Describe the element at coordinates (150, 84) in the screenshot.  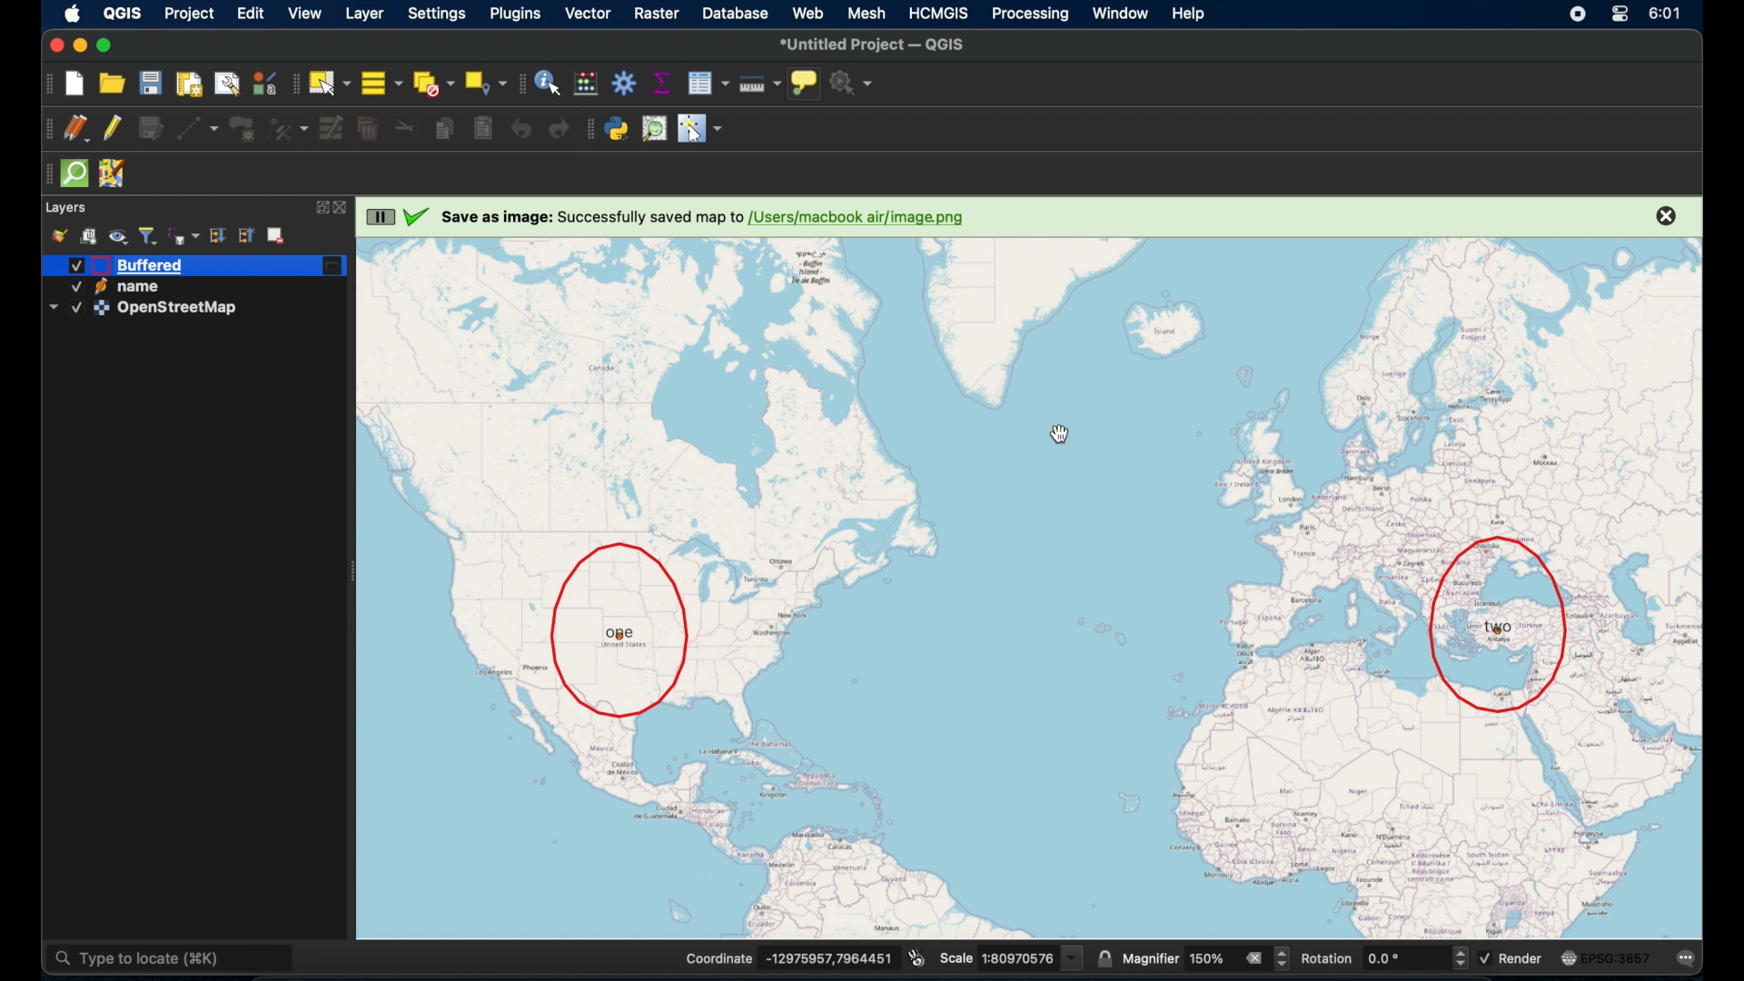
I see `save project` at that location.